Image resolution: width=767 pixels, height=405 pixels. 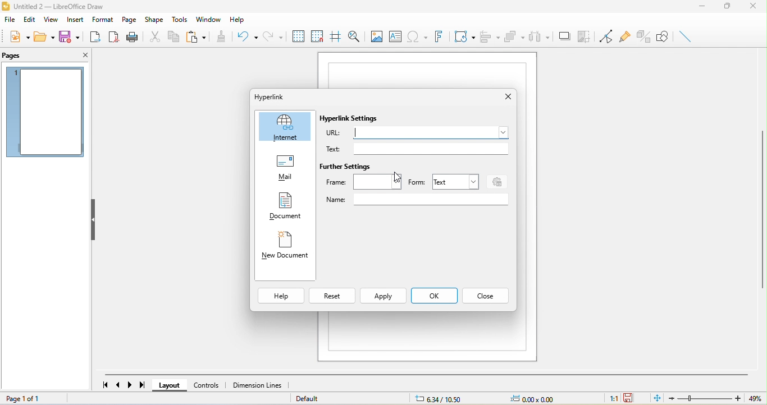 What do you see at coordinates (756, 6) in the screenshot?
I see `close` at bounding box center [756, 6].